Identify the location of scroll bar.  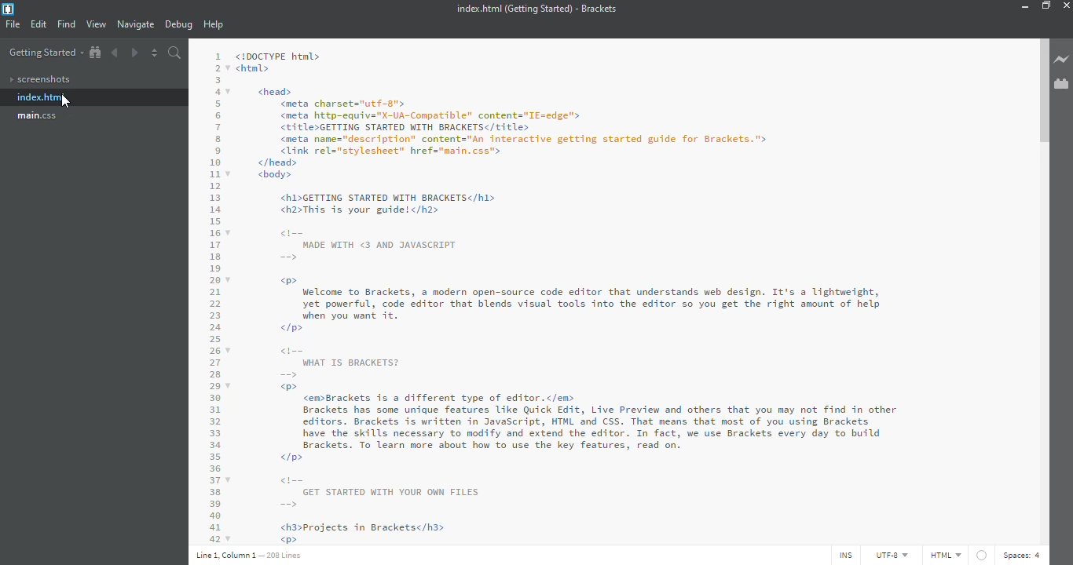
(1042, 93).